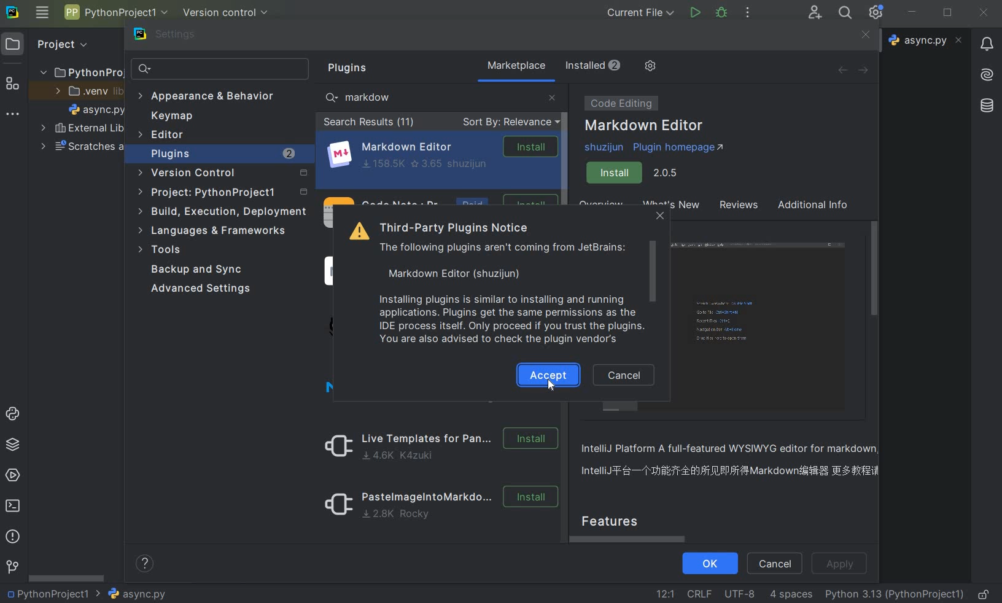 This screenshot has width=1002, height=603. I want to click on structure, so click(13, 82).